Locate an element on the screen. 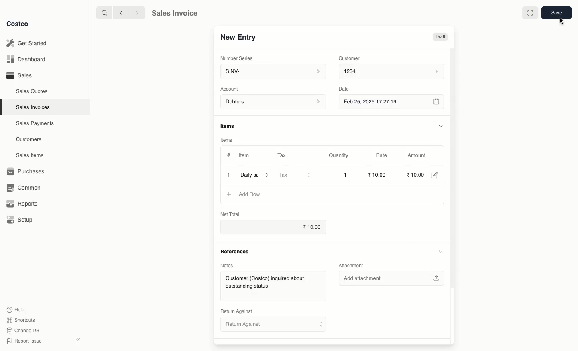 Image resolution: width=578 pixels, height=351 pixels. Save is located at coordinates (557, 13).